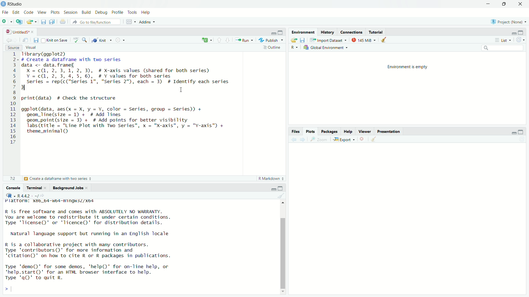 The width and height of the screenshot is (529, 297). What do you see at coordinates (303, 31) in the screenshot?
I see `Environment` at bounding box center [303, 31].